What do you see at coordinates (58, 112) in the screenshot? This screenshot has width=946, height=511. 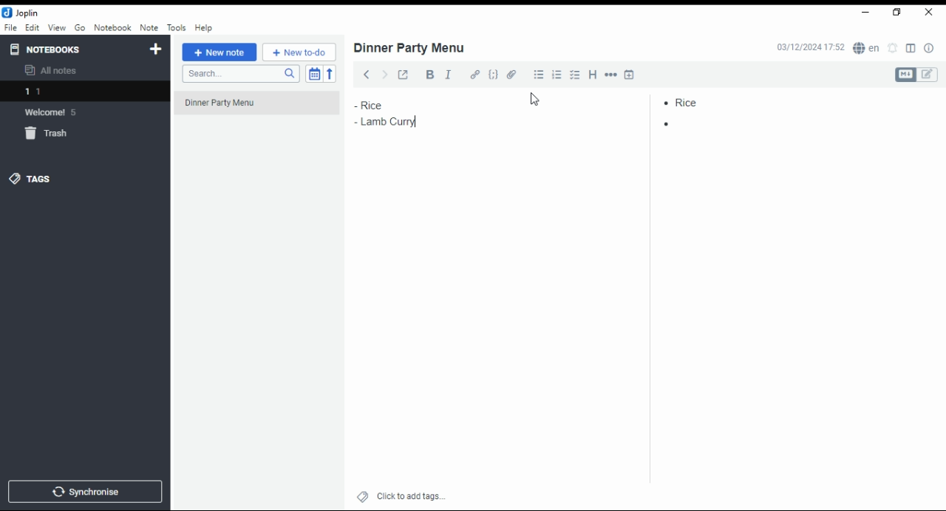 I see `Welcome 5` at bounding box center [58, 112].